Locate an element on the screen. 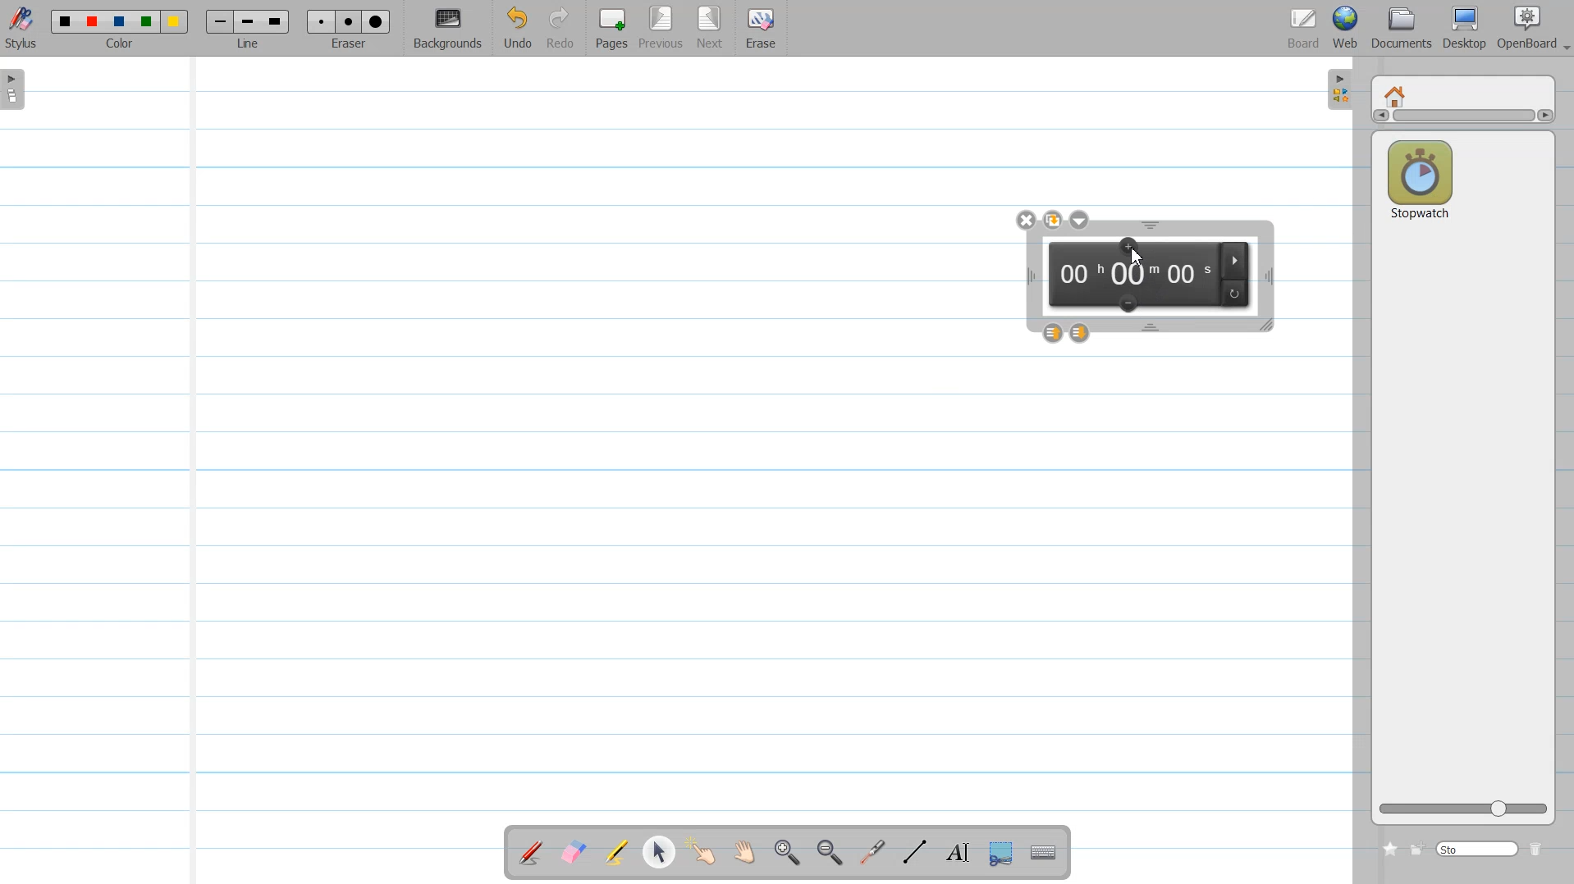 This screenshot has height=884, width=1574. Write Text is located at coordinates (956, 853).